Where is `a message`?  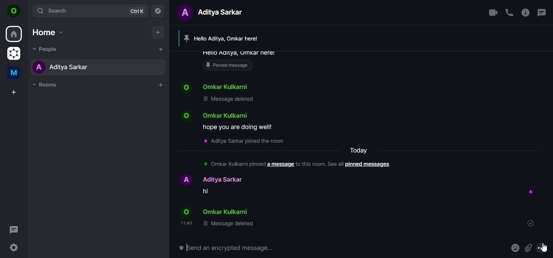 a message is located at coordinates (280, 163).